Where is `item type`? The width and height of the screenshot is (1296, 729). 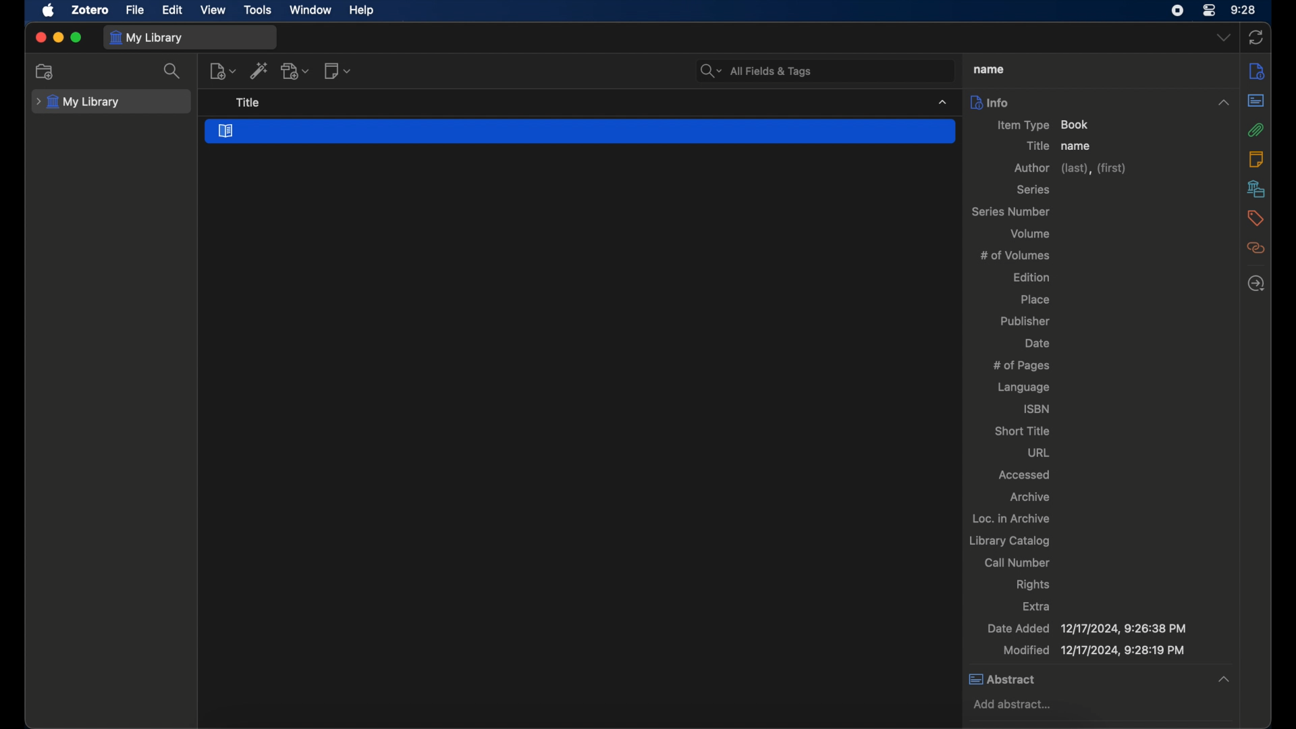
item type is located at coordinates (1045, 124).